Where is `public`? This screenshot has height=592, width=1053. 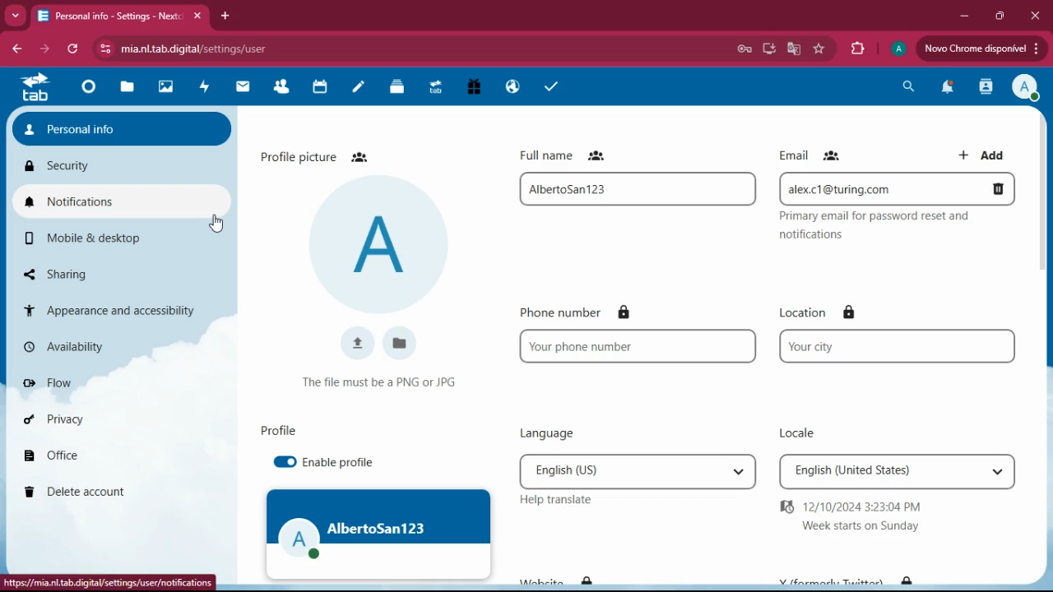
public is located at coordinates (513, 87).